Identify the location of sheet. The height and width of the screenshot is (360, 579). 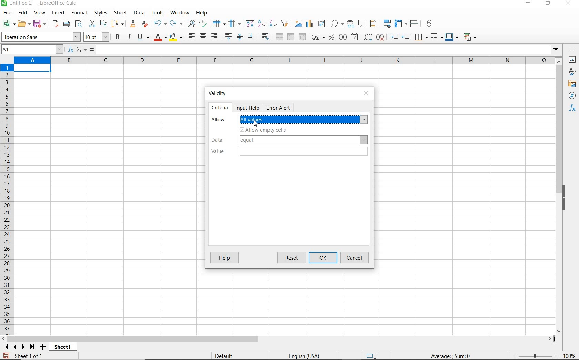
(121, 13).